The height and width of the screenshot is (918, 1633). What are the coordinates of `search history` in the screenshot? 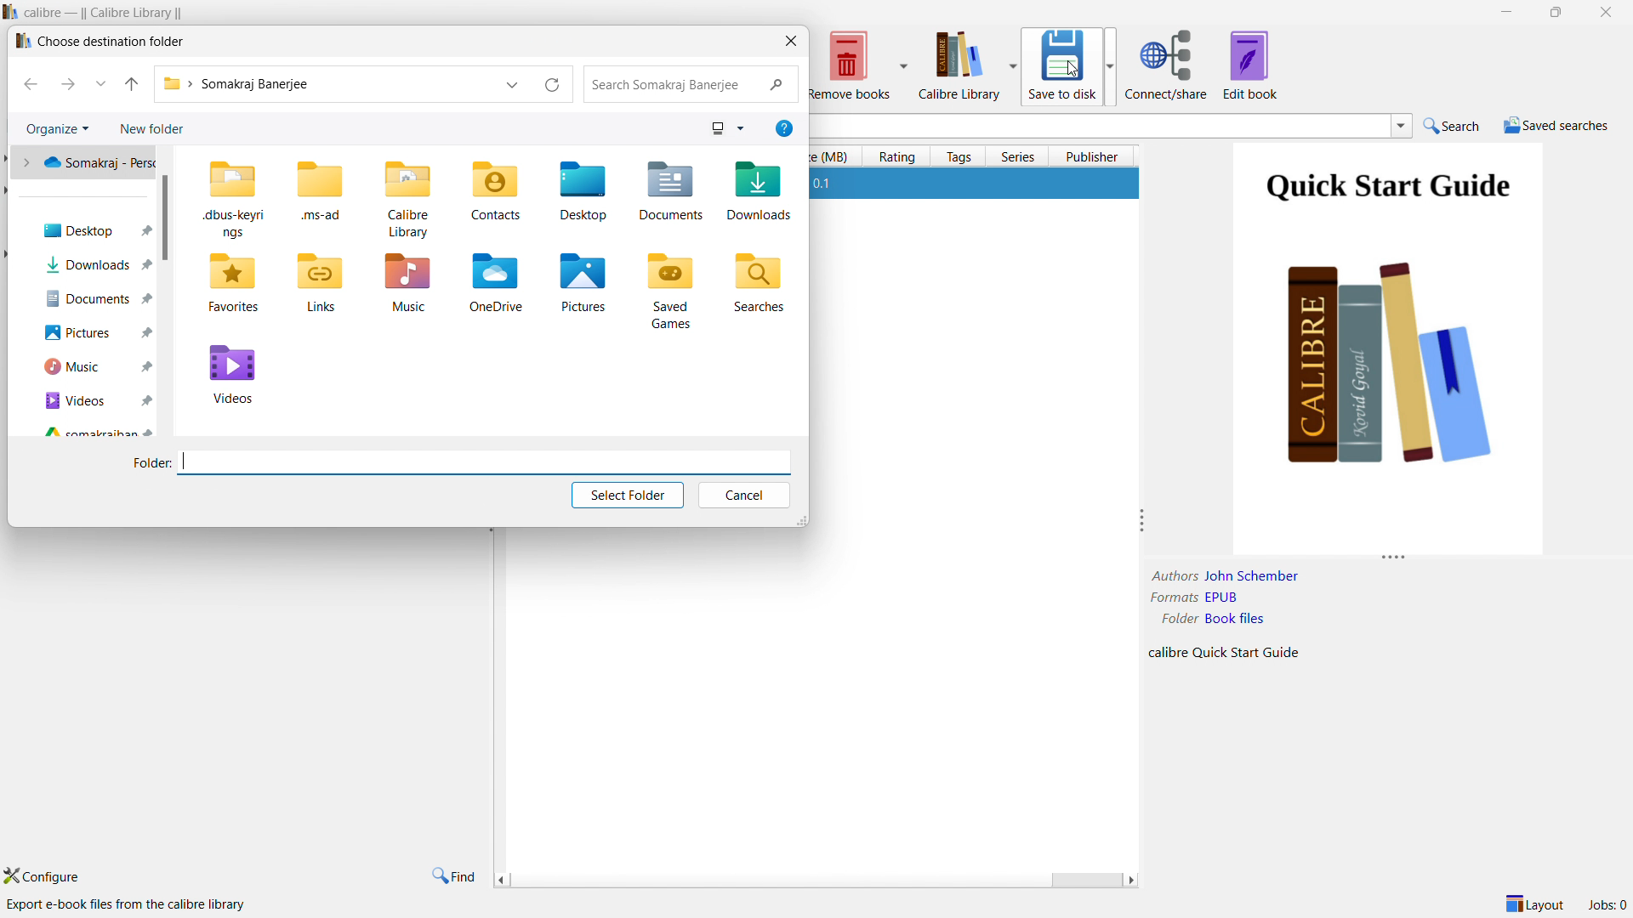 It's located at (1401, 125).